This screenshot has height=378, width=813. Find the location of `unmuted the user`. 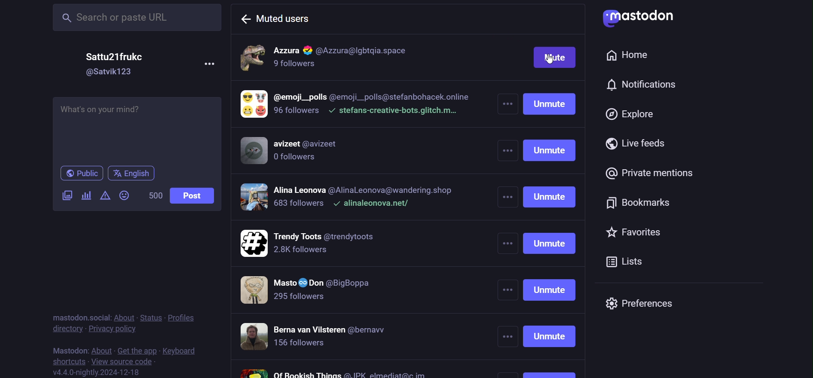

unmuted the user is located at coordinates (554, 58).